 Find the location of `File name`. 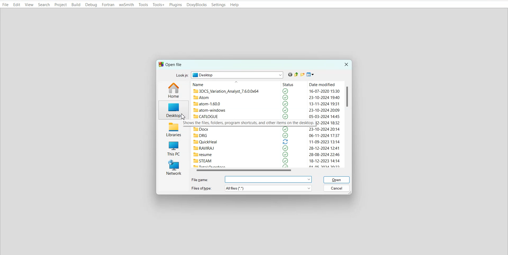

File name is located at coordinates (201, 179).